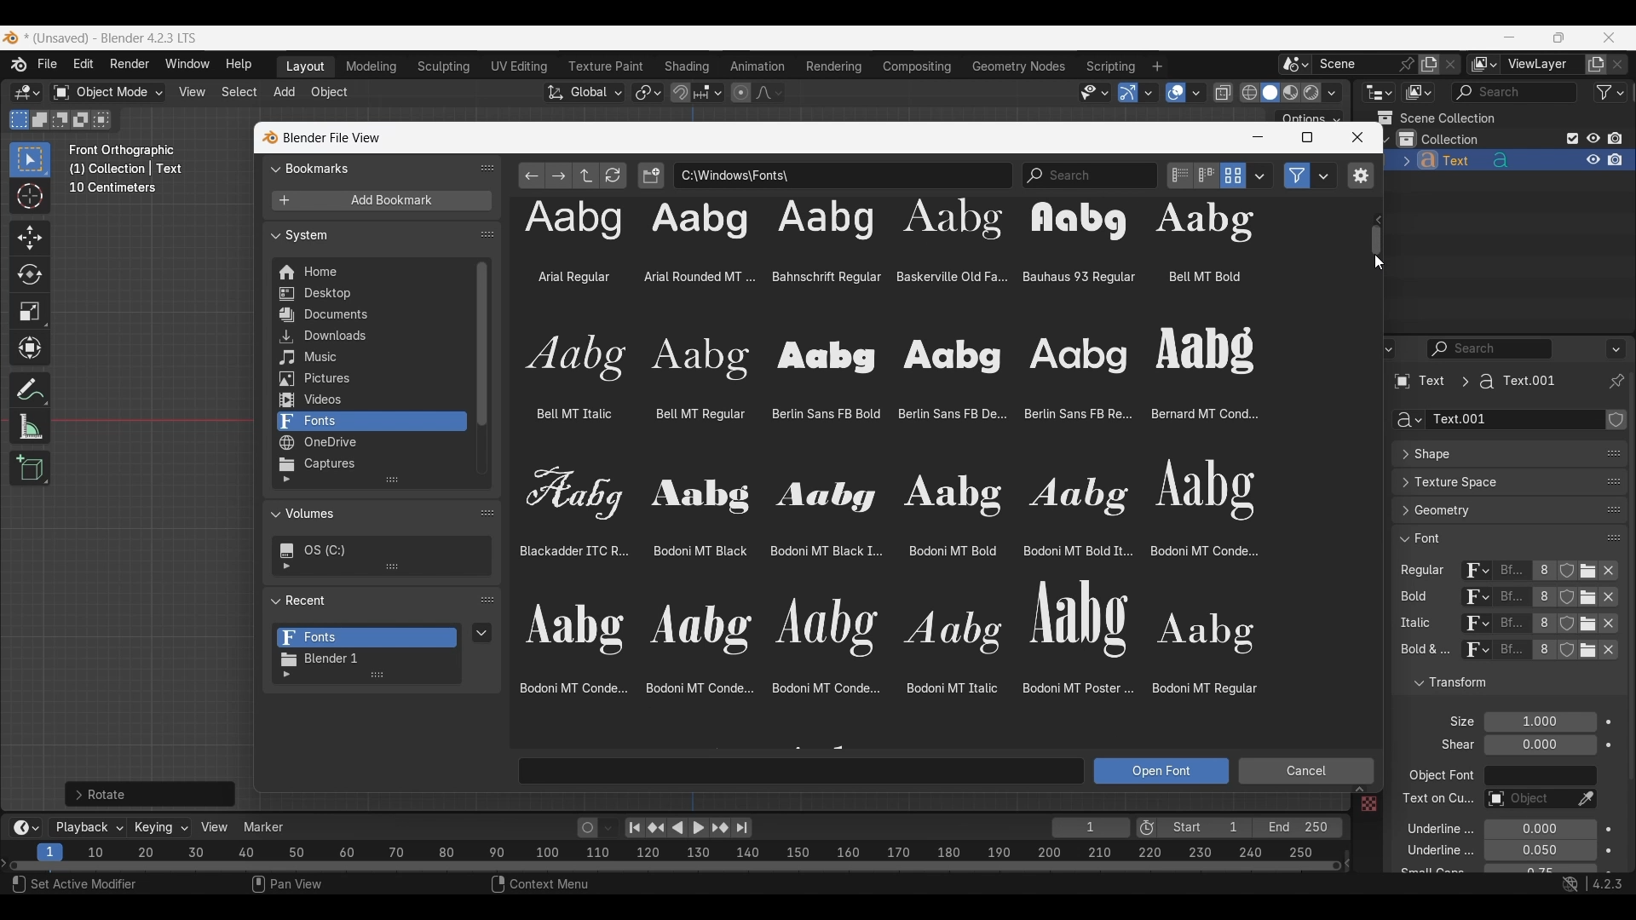 This screenshot has height=920, width=1636. What do you see at coordinates (1512, 625) in the screenshot?
I see `` at bounding box center [1512, 625].